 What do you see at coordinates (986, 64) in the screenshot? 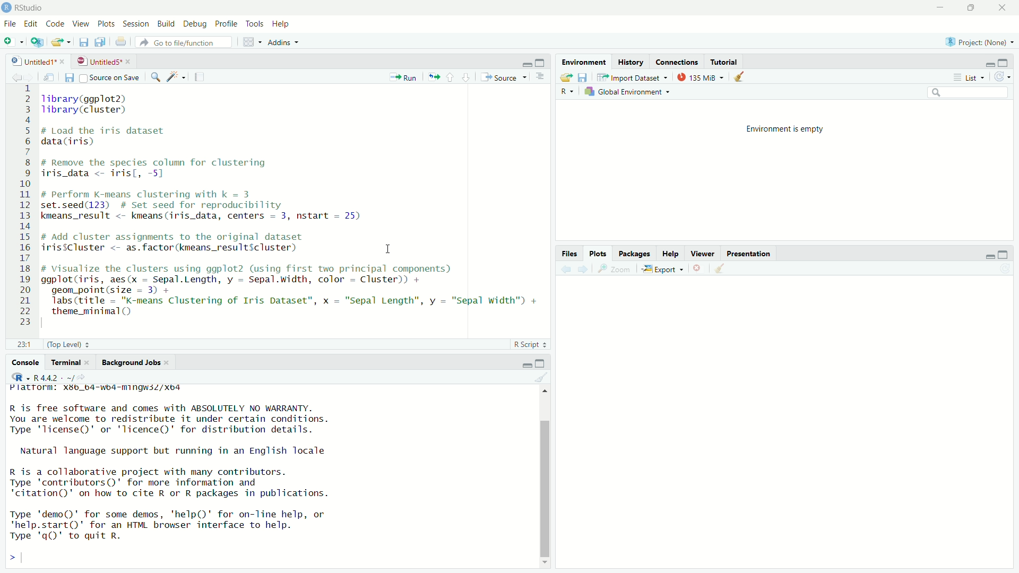
I see `minimize` at bounding box center [986, 64].